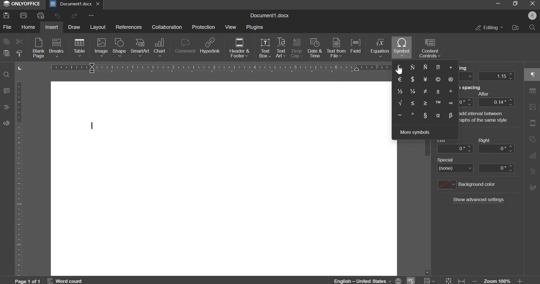 This screenshot has height=284, width=540. Describe the element at coordinates (454, 280) in the screenshot. I see `fit` at that location.